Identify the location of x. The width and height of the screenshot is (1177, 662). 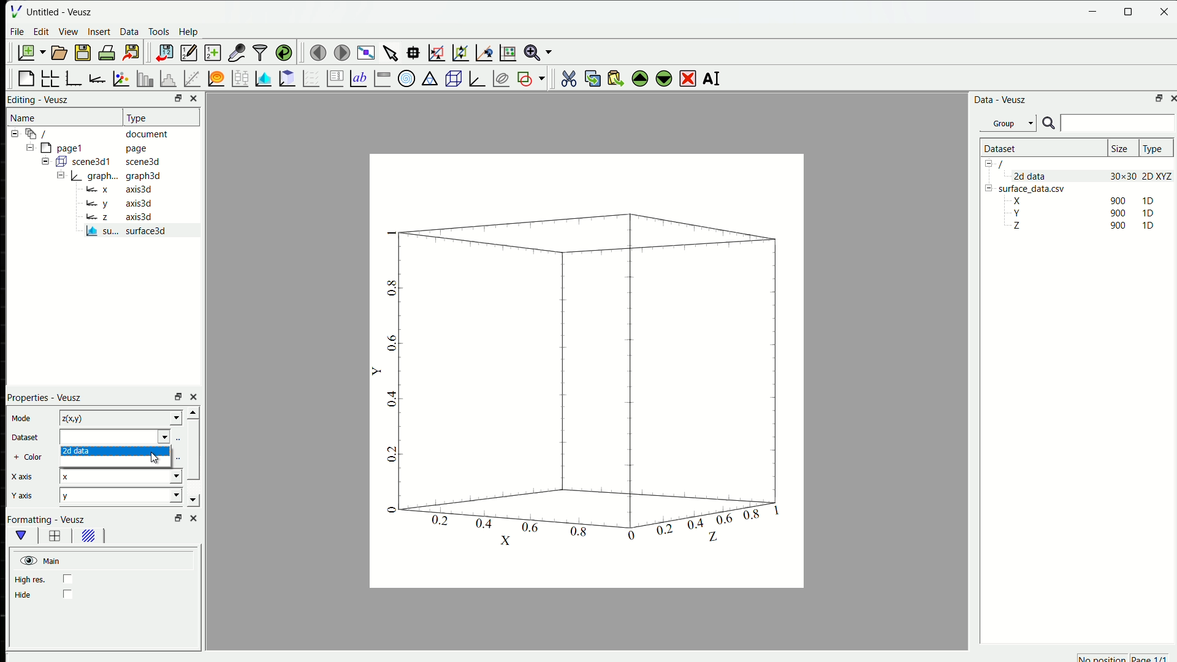
(113, 476).